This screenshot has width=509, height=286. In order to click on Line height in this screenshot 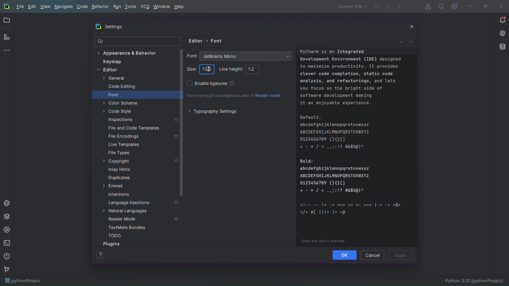, I will do `click(230, 69)`.